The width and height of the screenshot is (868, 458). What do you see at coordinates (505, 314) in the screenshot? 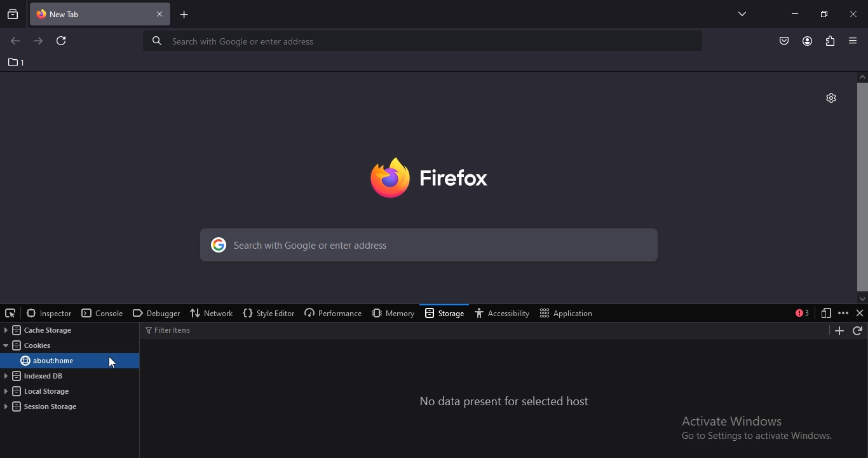
I see `accessibilty` at bounding box center [505, 314].